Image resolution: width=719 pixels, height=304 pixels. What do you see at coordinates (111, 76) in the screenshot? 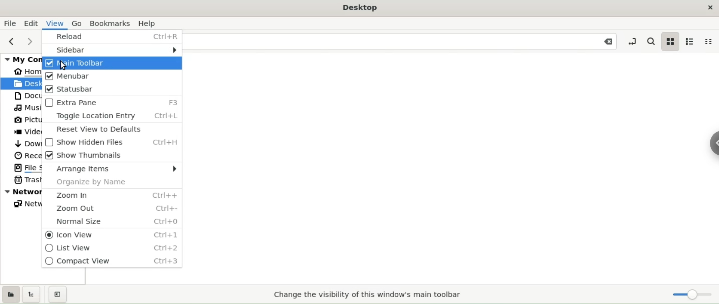
I see `menubar` at bounding box center [111, 76].